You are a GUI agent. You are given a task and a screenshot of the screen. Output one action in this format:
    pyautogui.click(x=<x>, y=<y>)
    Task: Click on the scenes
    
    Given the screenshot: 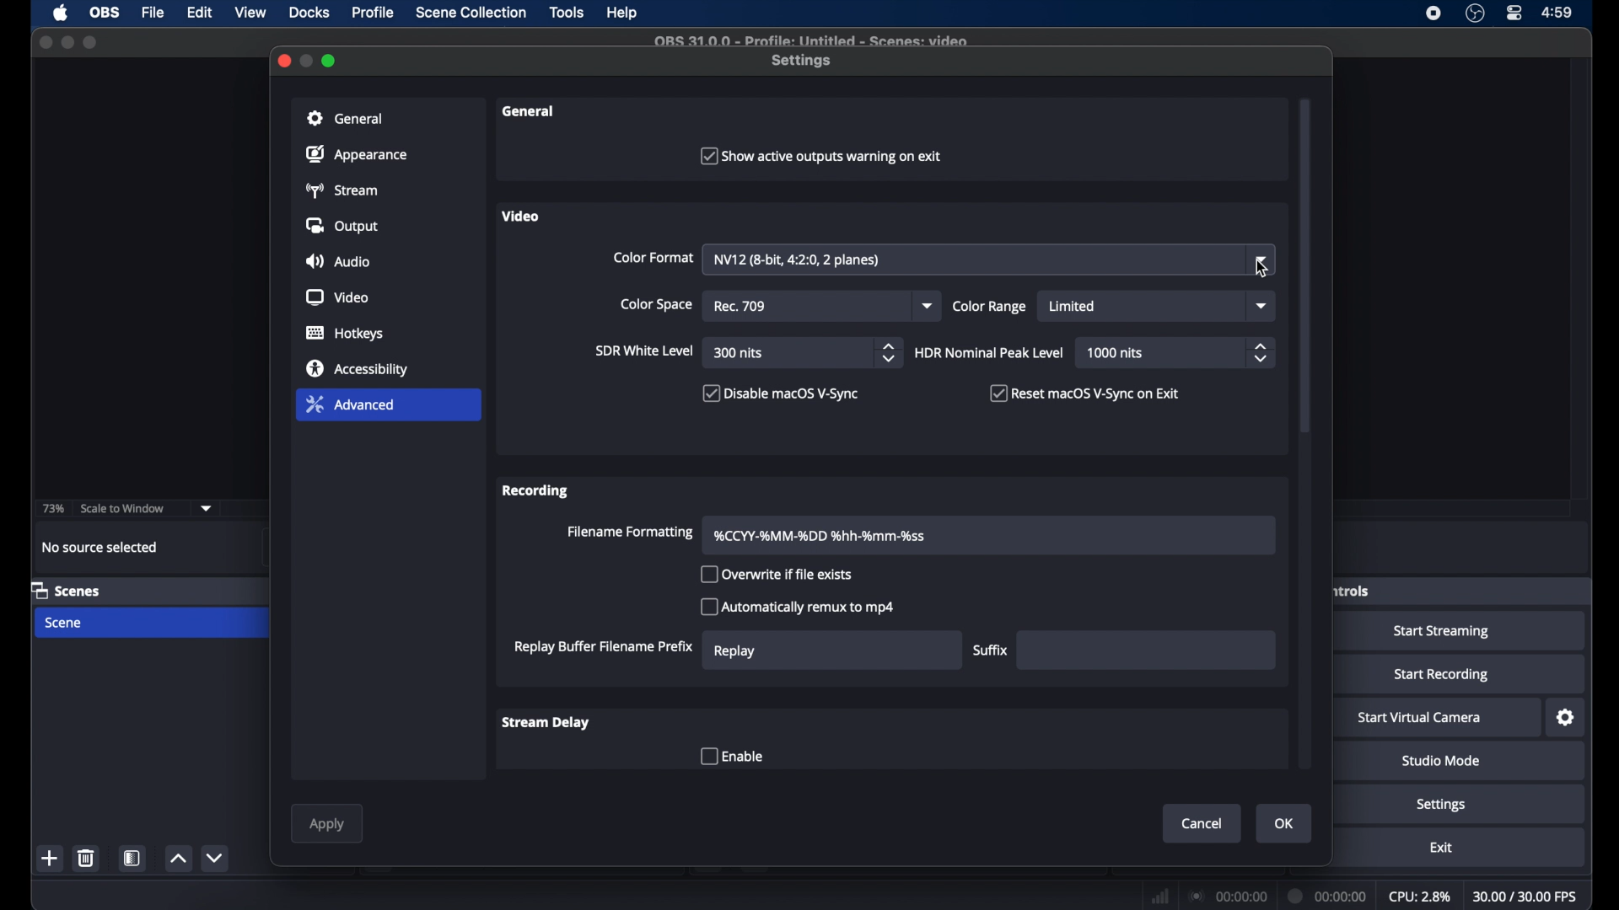 What is the action you would take?
    pyautogui.click(x=67, y=591)
    